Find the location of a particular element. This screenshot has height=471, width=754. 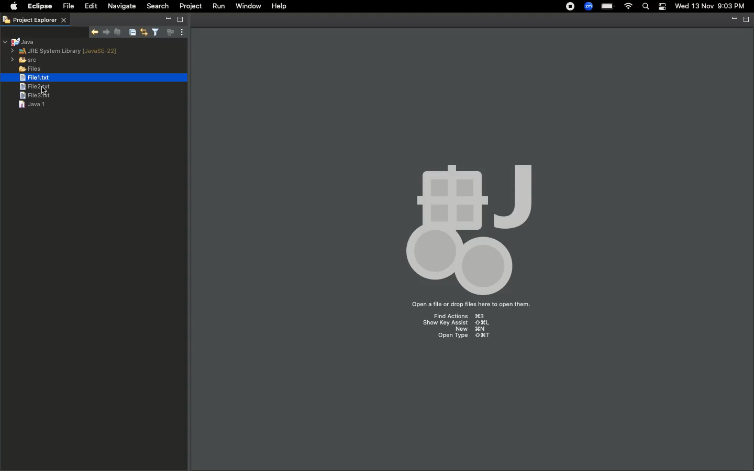

Focus on active task is located at coordinates (169, 32).